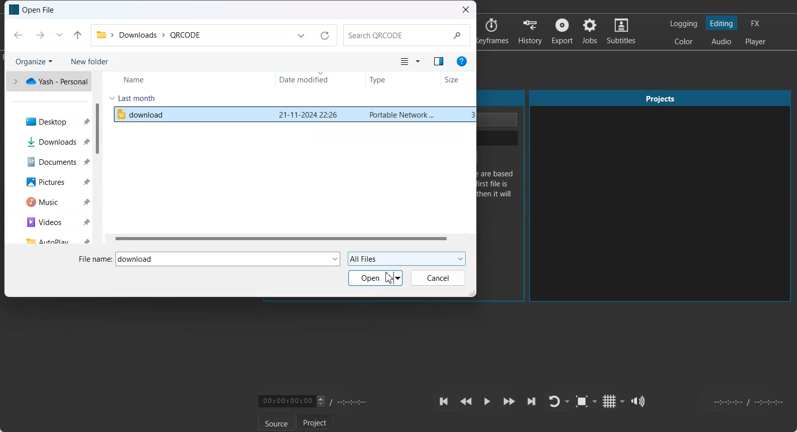 The image size is (797, 432). I want to click on New Folder, so click(90, 61).